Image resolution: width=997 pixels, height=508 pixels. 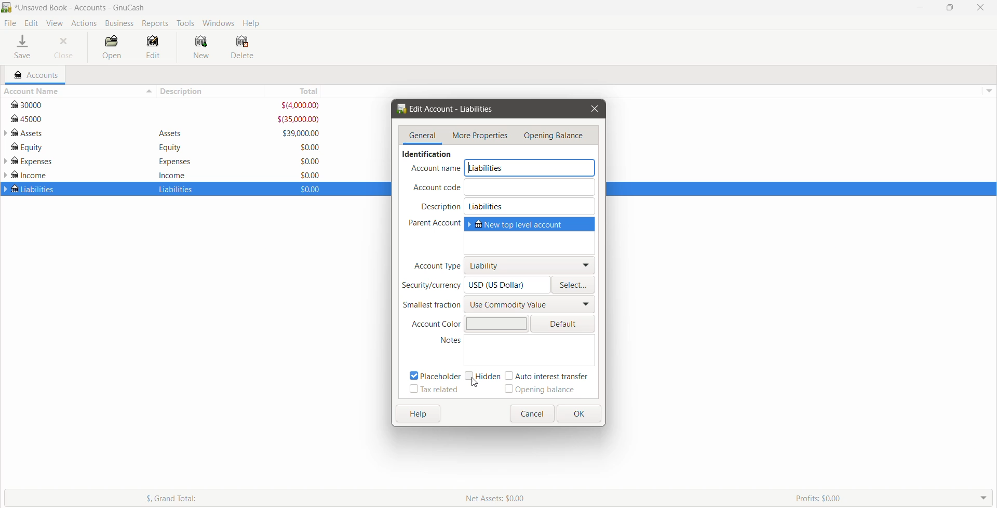 What do you see at coordinates (531, 304) in the screenshot?
I see `Set the required value for smallest fraction` at bounding box center [531, 304].